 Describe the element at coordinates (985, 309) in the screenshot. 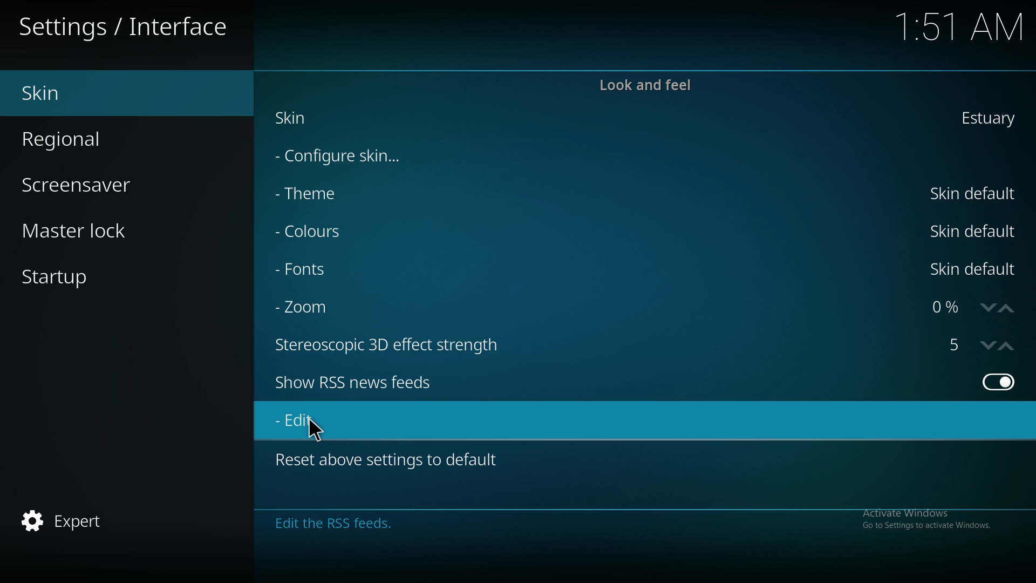

I see `decrease zoom` at that location.